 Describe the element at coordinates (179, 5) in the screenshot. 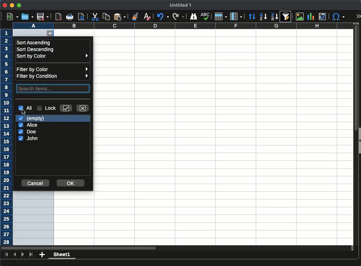

I see `untitled 1` at that location.